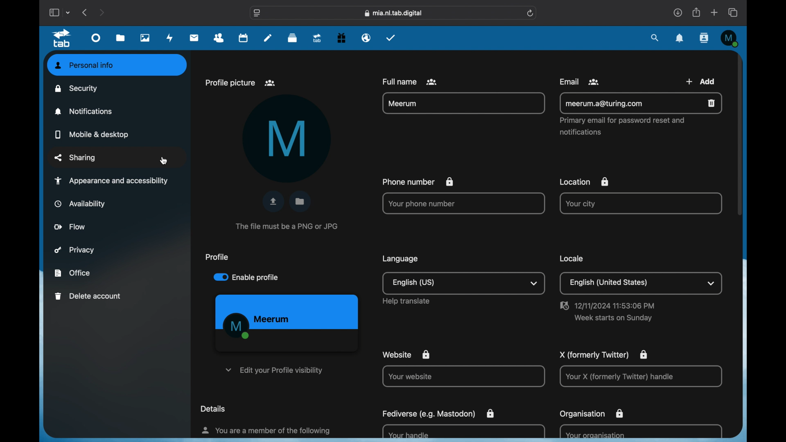  I want to click on search, so click(655, 38).